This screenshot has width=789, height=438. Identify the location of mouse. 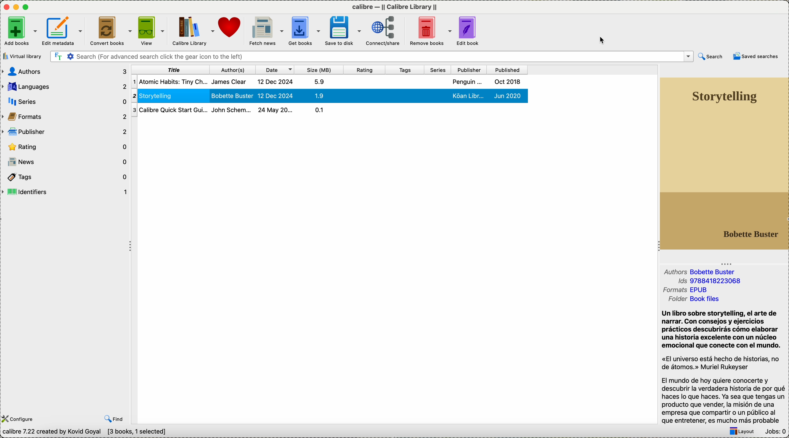
(600, 40).